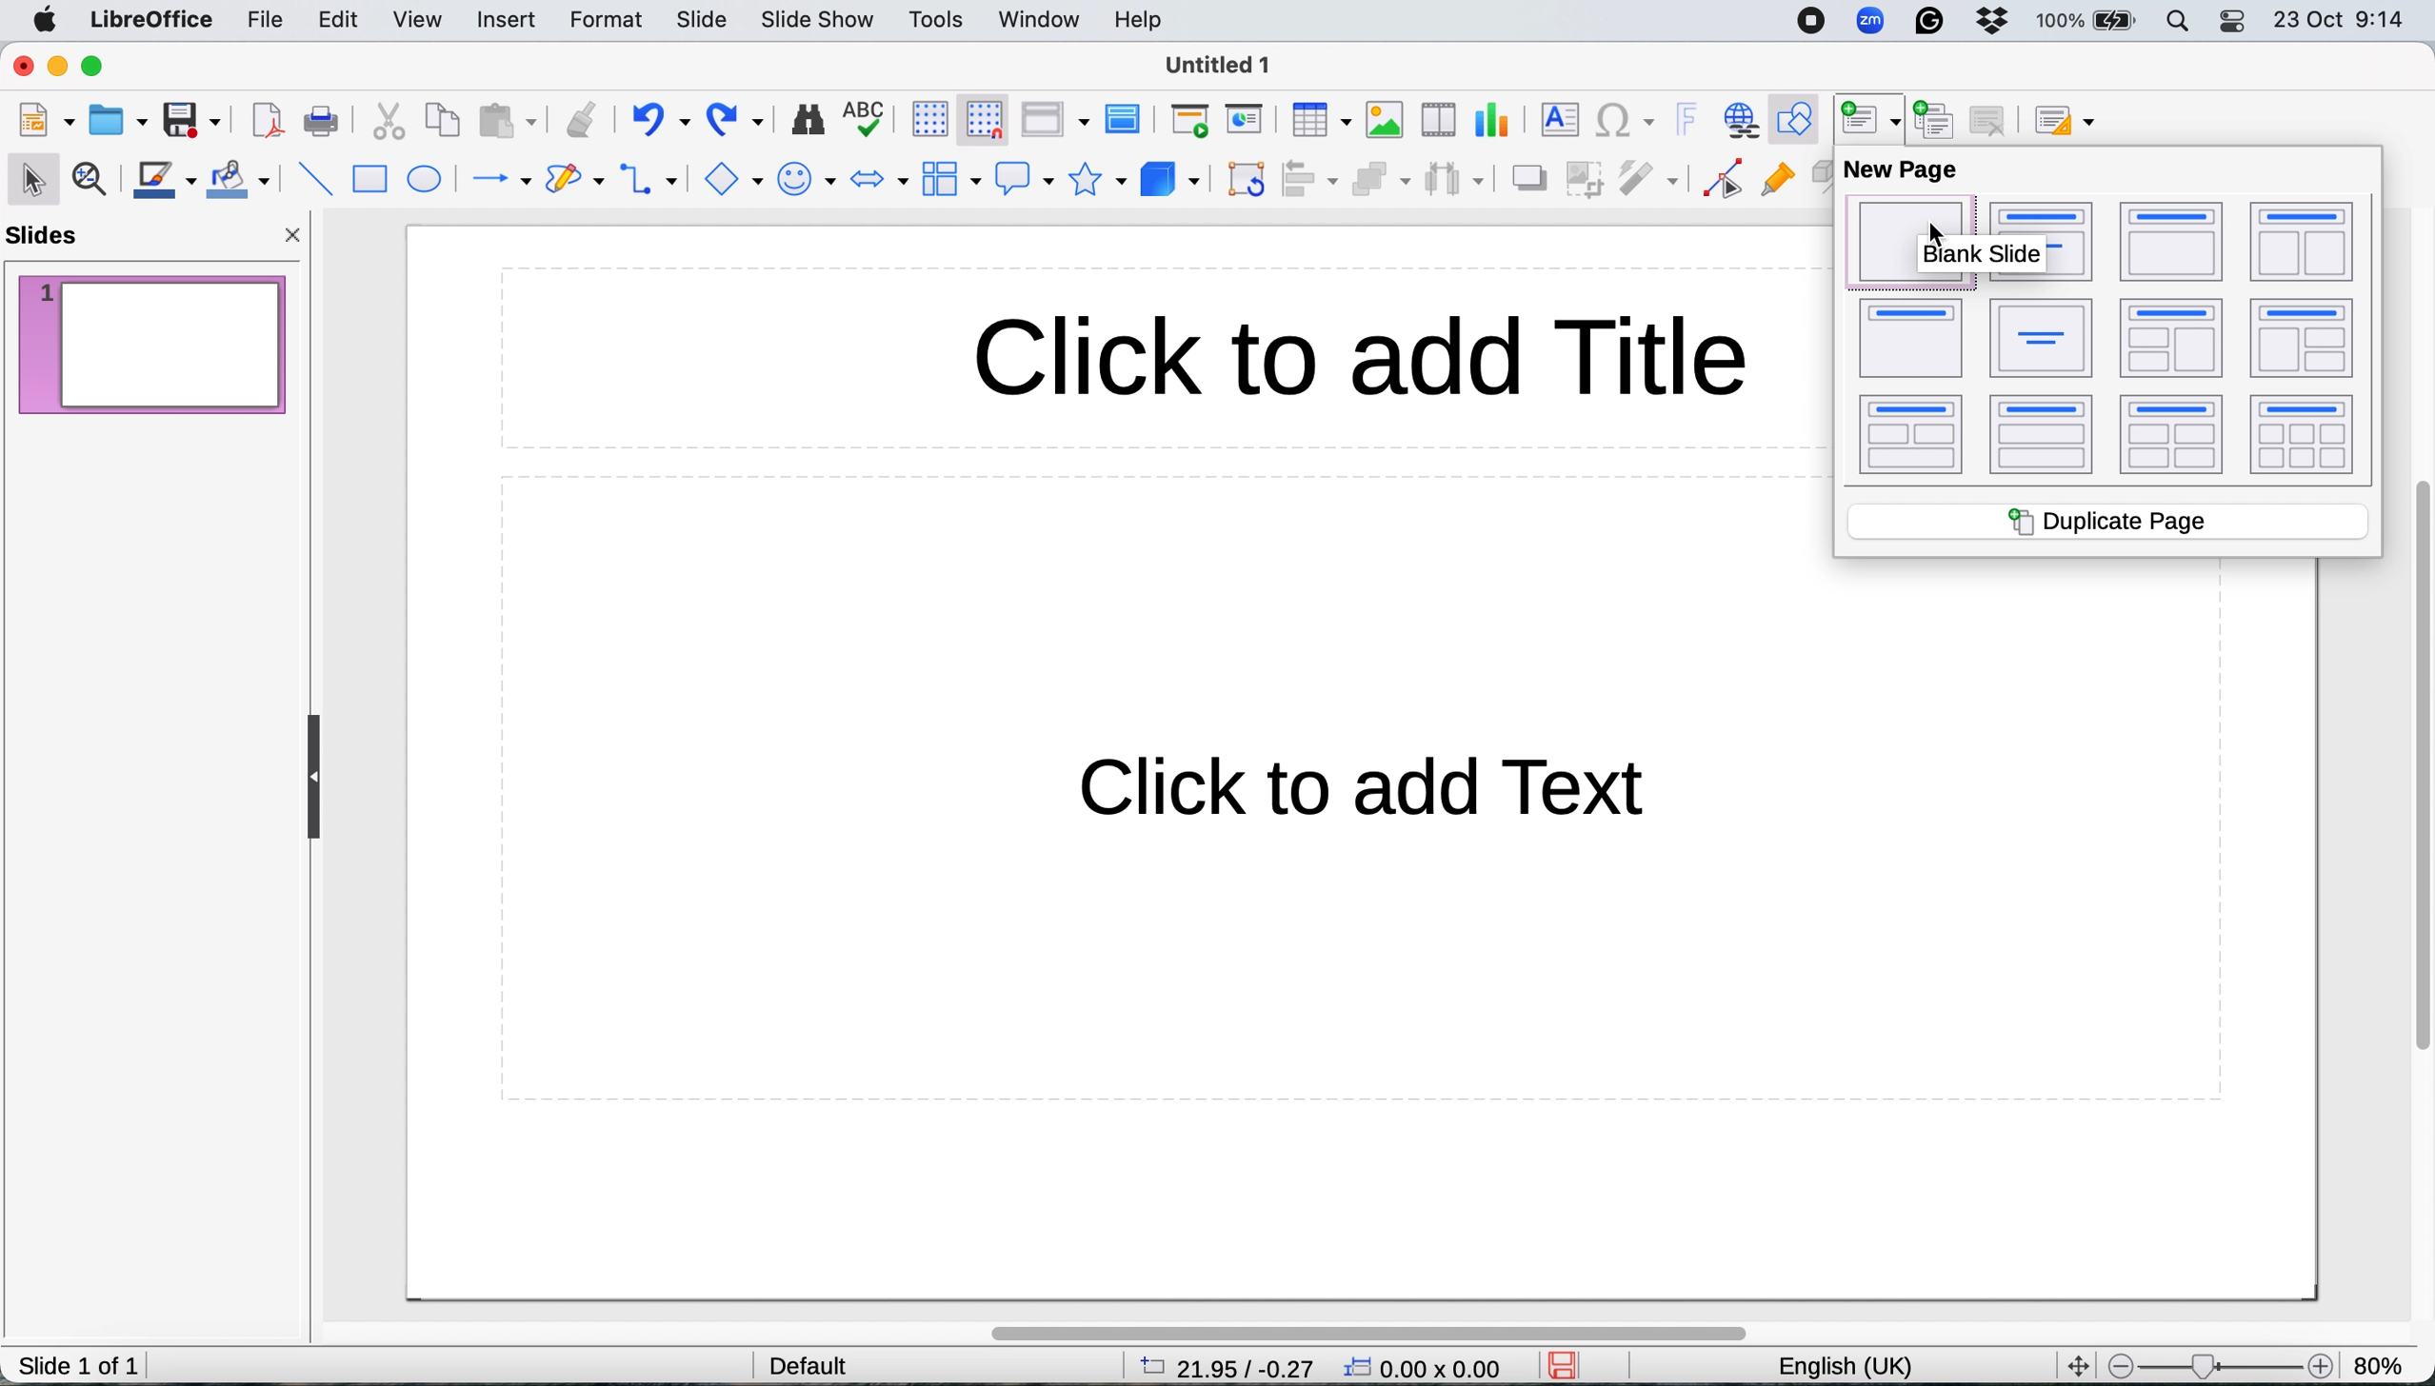 This screenshot has width=2435, height=1386. What do you see at coordinates (1874, 23) in the screenshot?
I see `zoom` at bounding box center [1874, 23].